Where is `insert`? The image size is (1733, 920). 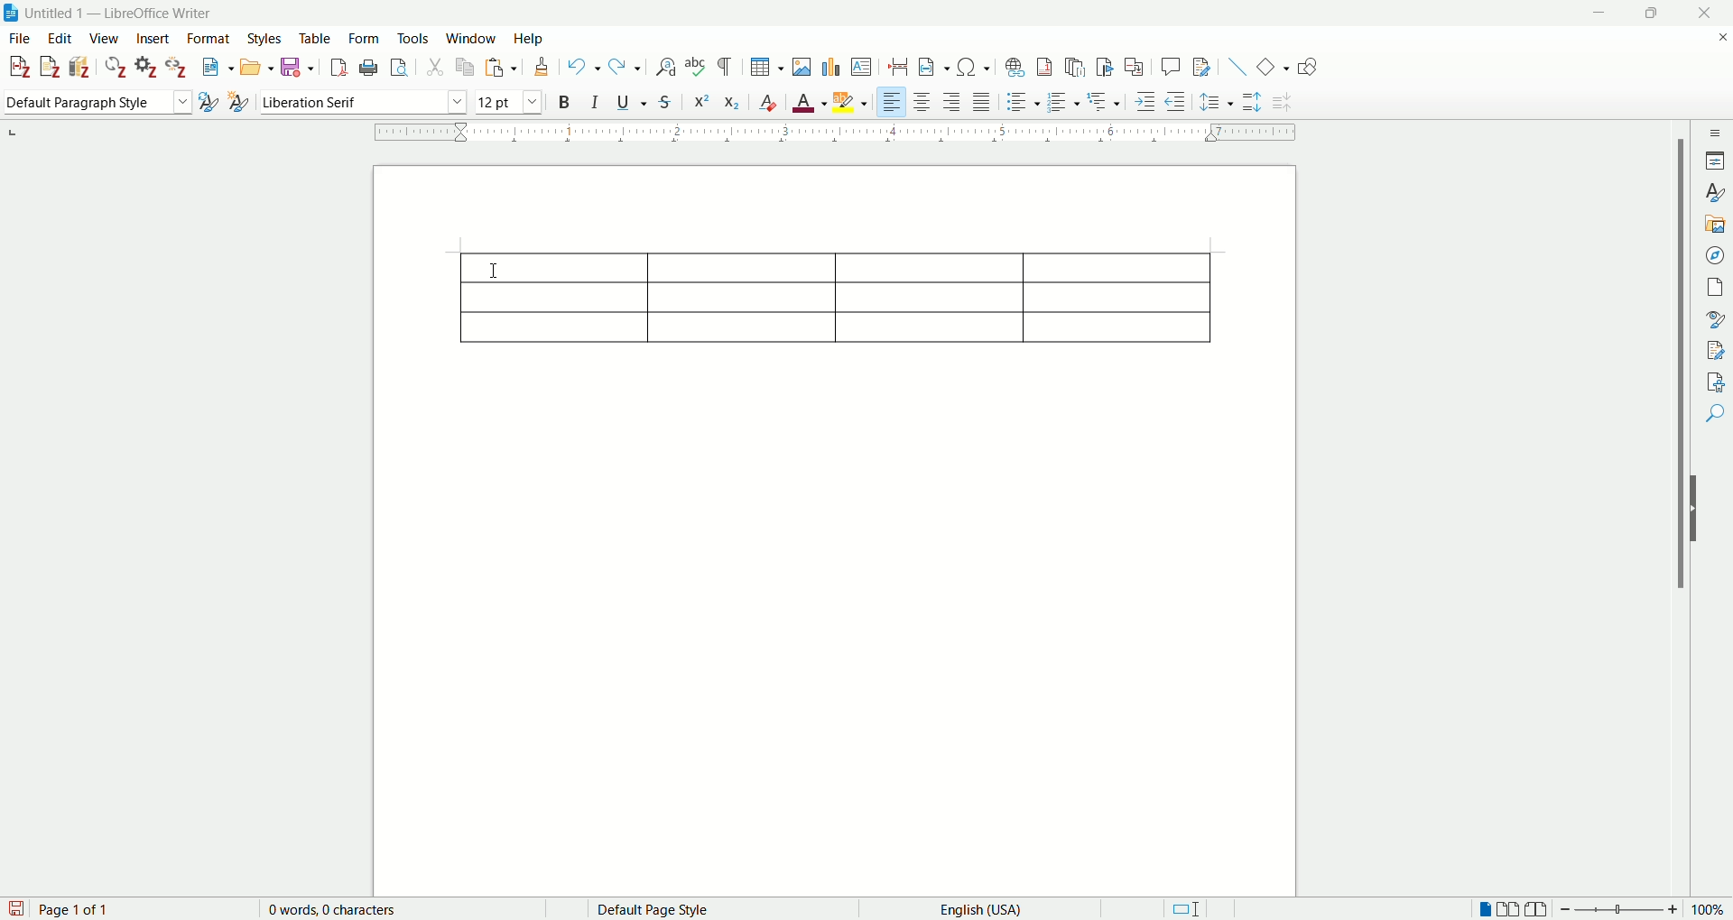
insert is located at coordinates (153, 36).